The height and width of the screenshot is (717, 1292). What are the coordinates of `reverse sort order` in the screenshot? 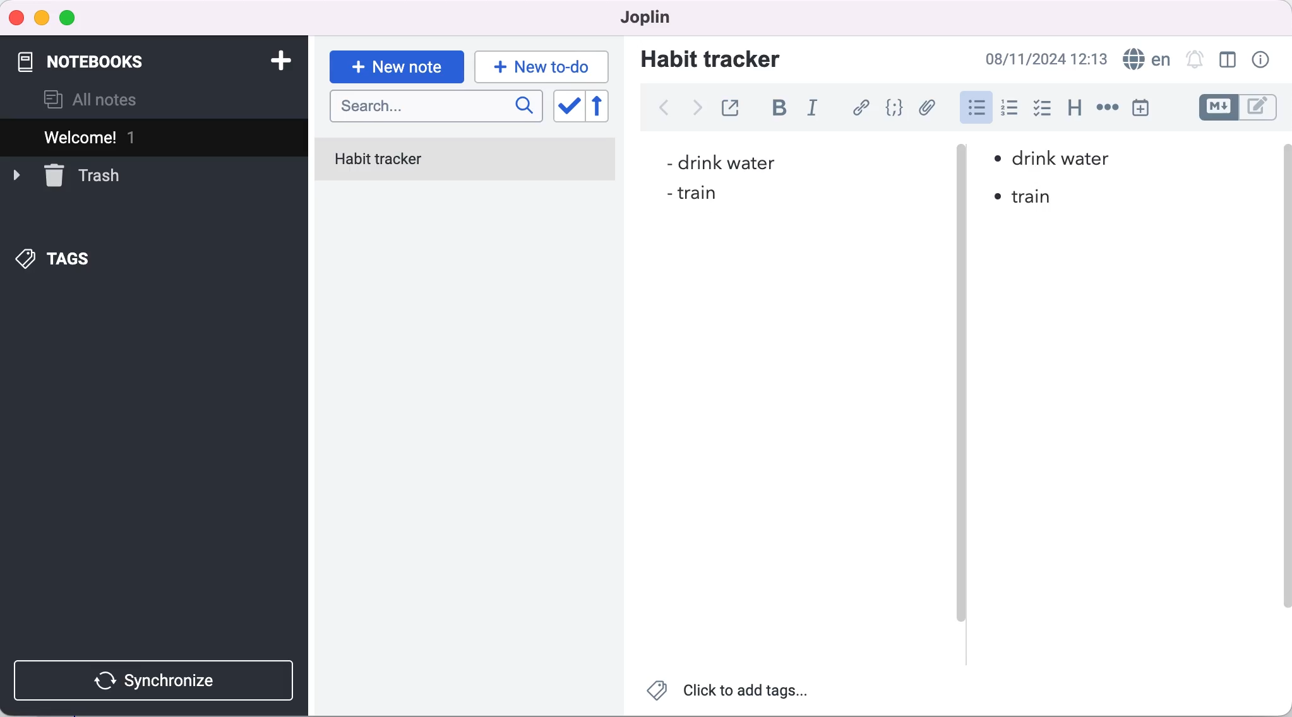 It's located at (606, 107).